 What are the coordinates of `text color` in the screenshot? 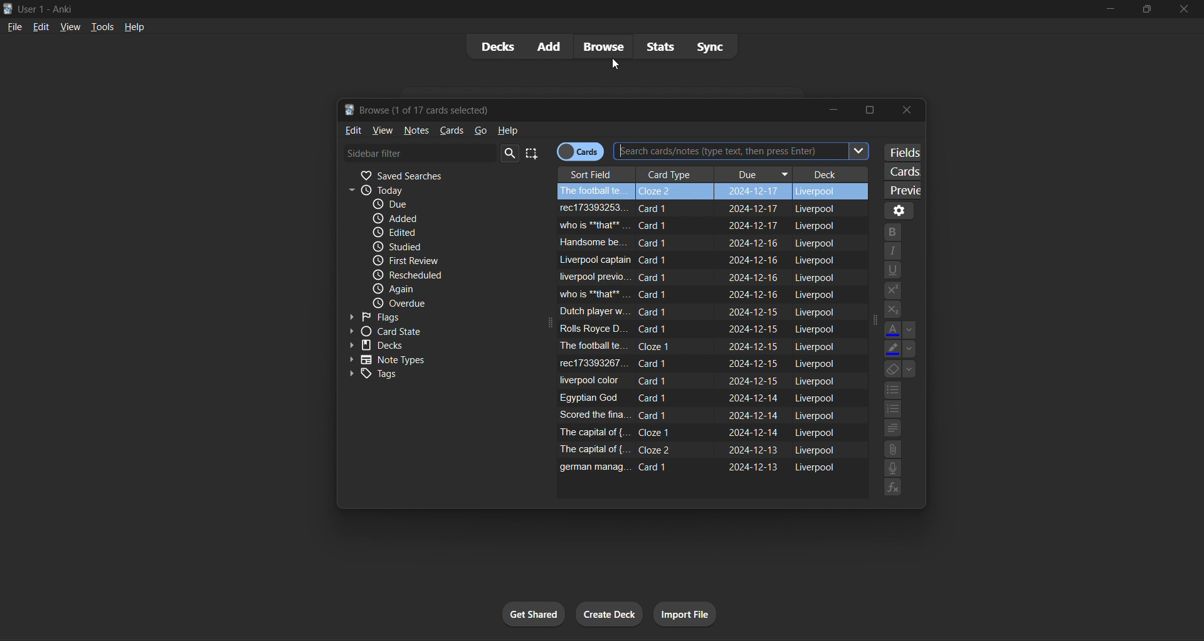 It's located at (892, 329).